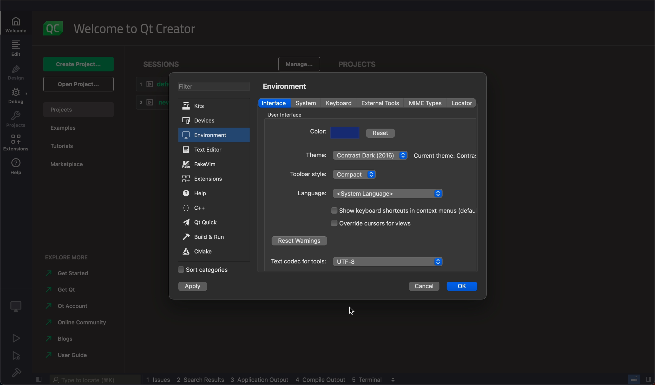 The width and height of the screenshot is (655, 385). Describe the element at coordinates (381, 223) in the screenshot. I see `cursor` at that location.